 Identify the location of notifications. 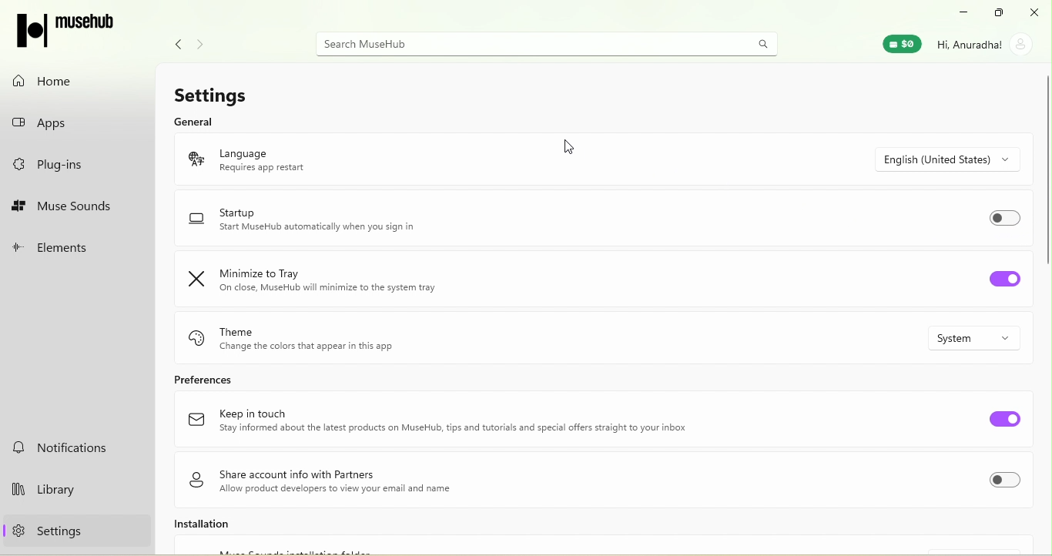
(68, 447).